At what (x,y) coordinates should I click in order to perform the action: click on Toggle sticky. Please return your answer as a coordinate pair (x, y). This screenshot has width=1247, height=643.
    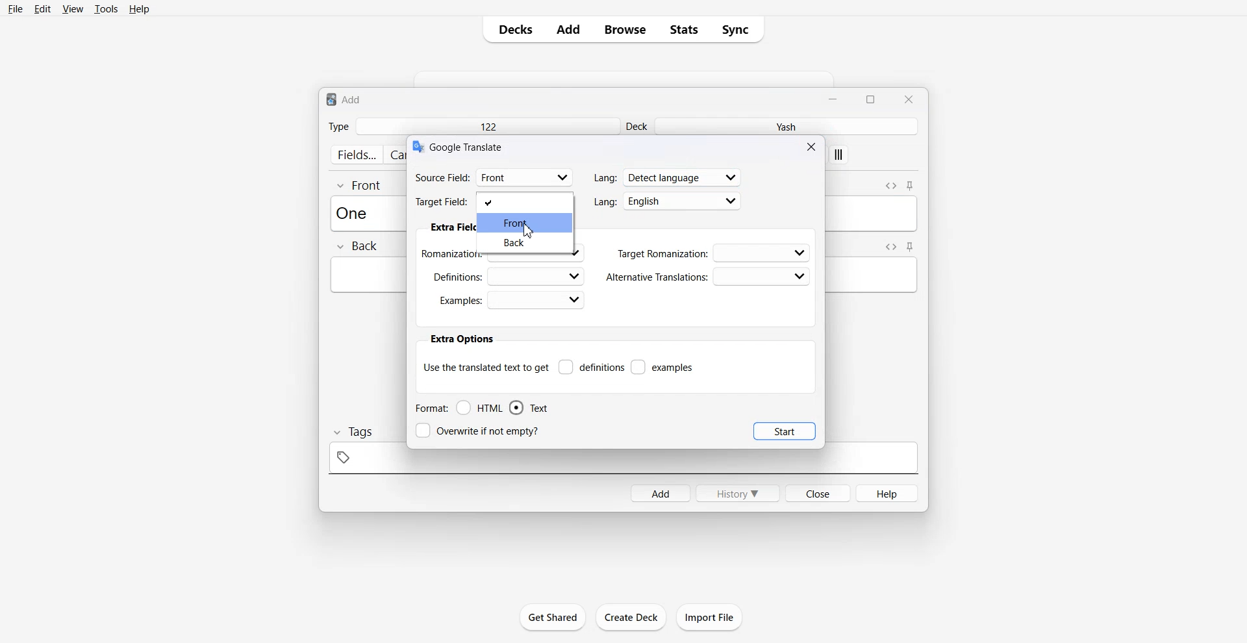
    Looking at the image, I should click on (911, 186).